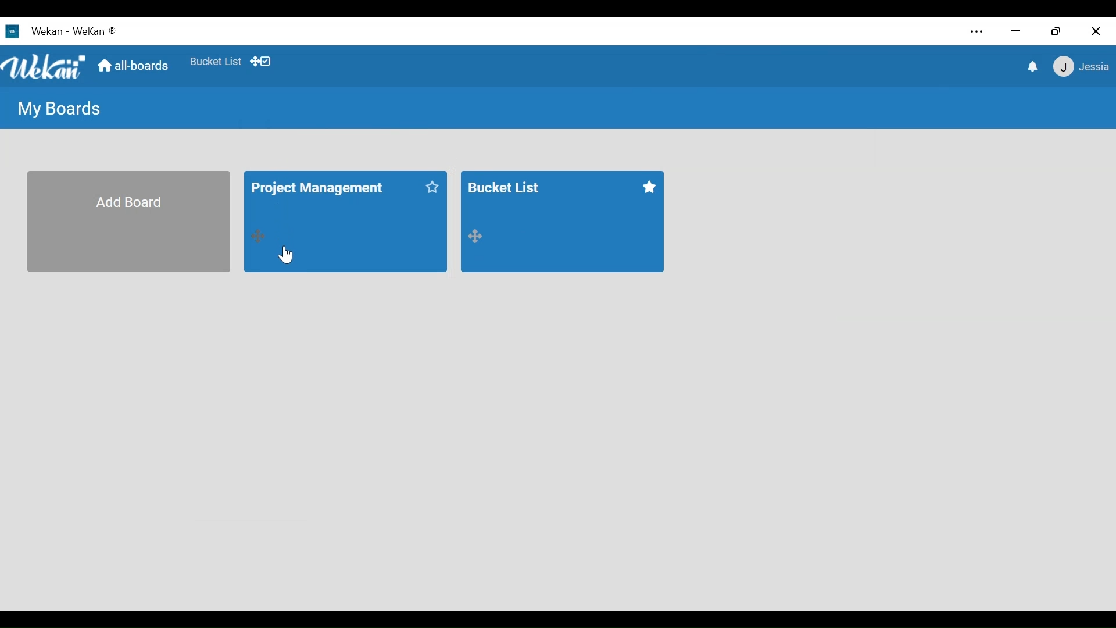 This screenshot has width=1116, height=628. What do you see at coordinates (1098, 31) in the screenshot?
I see `Close` at bounding box center [1098, 31].